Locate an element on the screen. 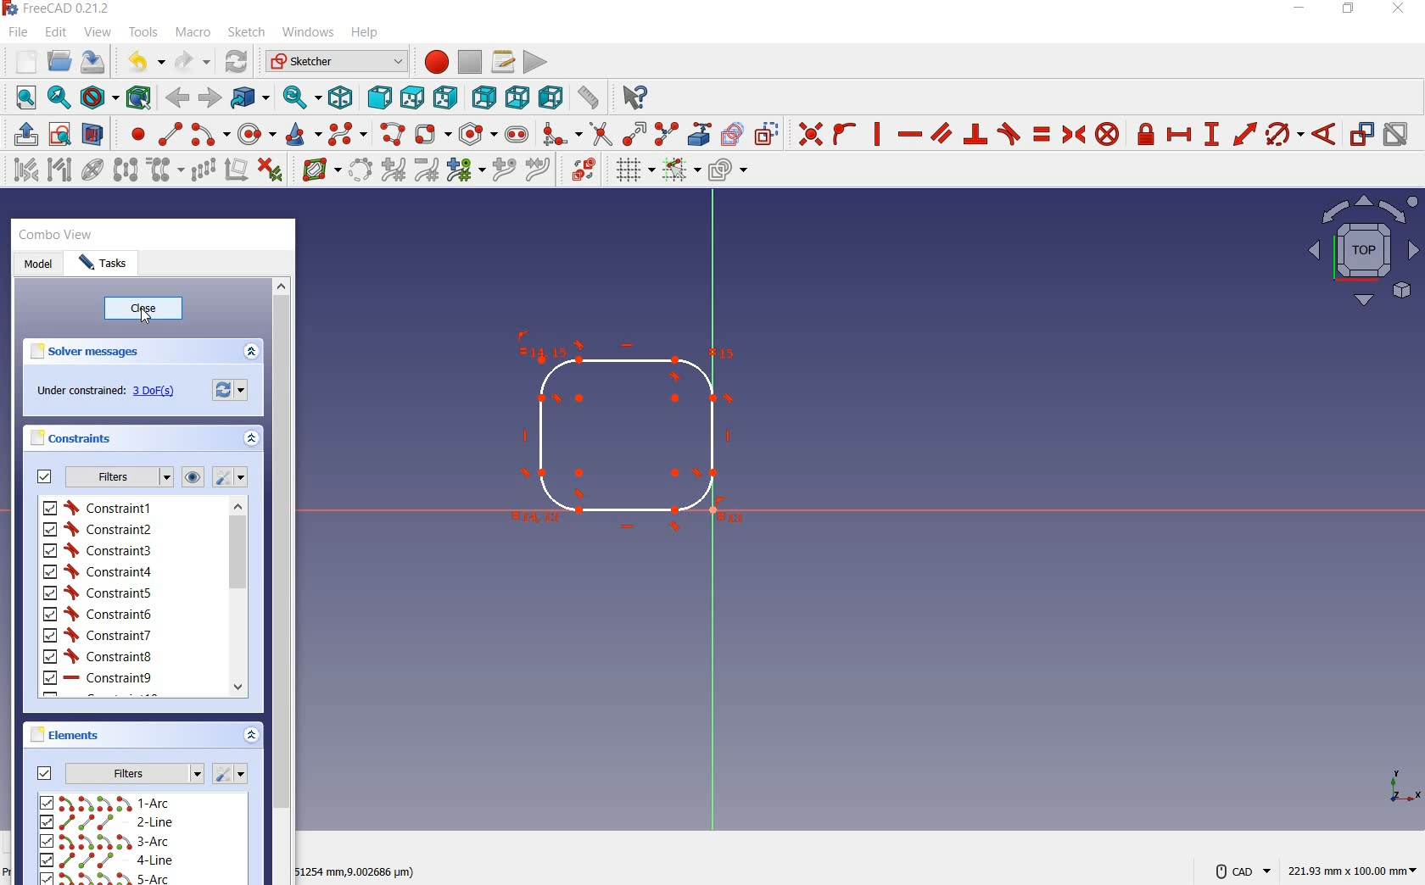  create polyline is located at coordinates (394, 133).